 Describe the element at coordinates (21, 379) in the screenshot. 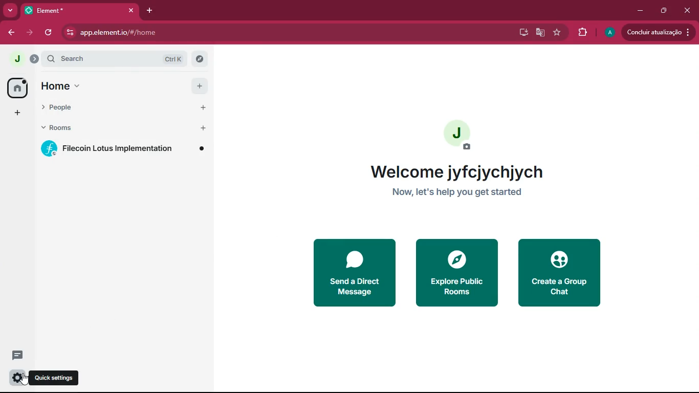

I see `cursor` at that location.